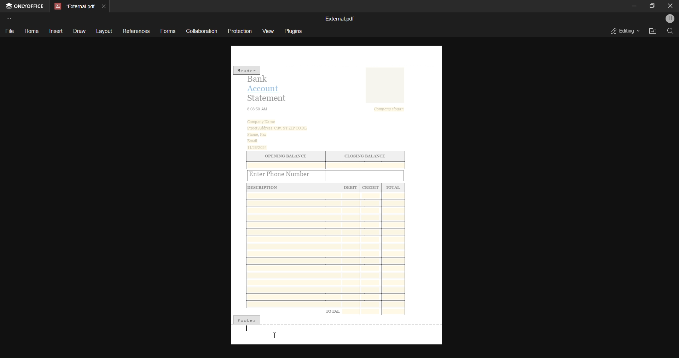 The image size is (679, 358). Describe the element at coordinates (79, 32) in the screenshot. I see `draw` at that location.